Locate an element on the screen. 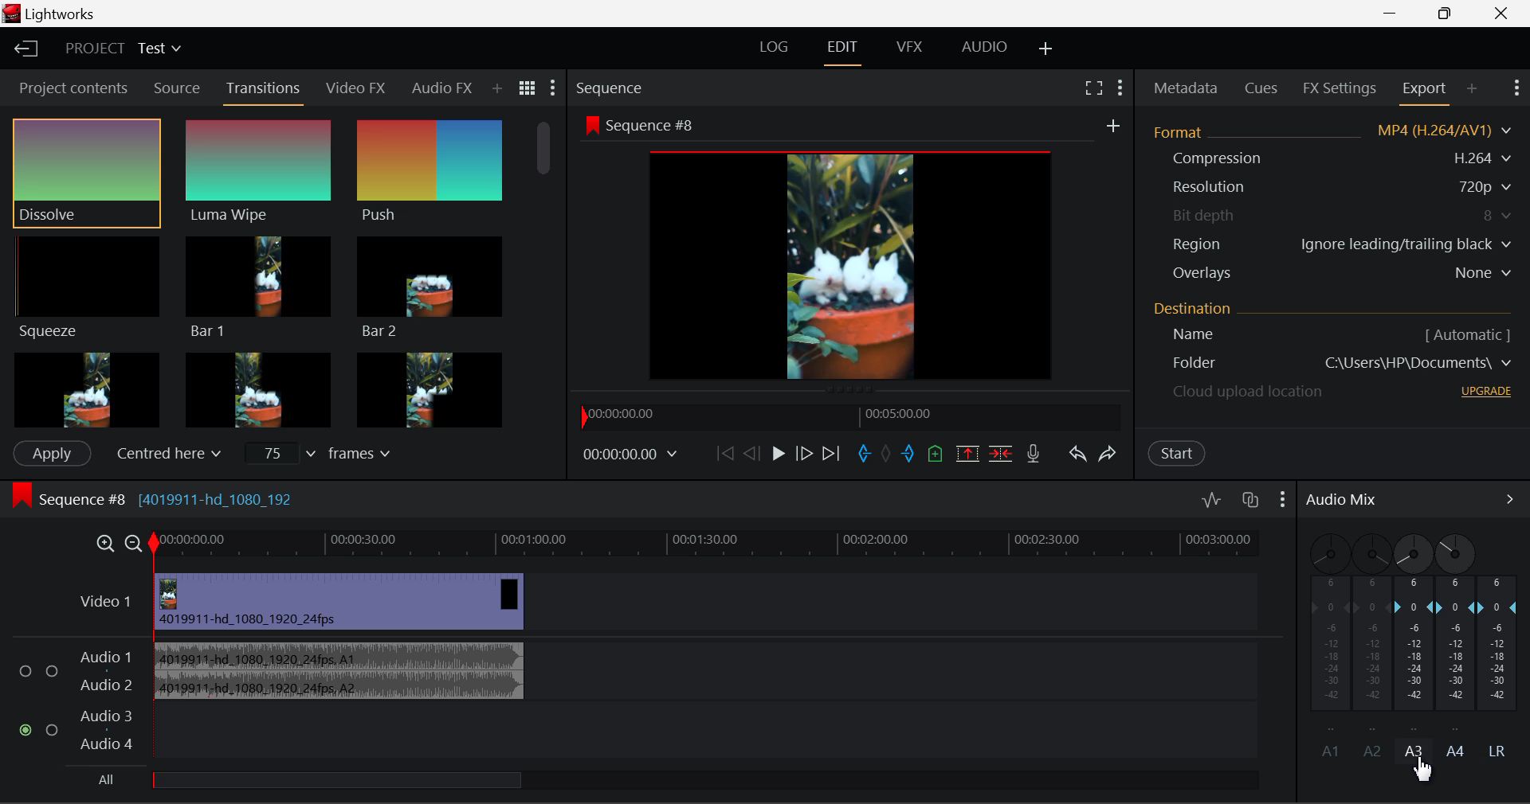 The height and width of the screenshot is (804, 1530). Box 1 is located at coordinates (86, 388).